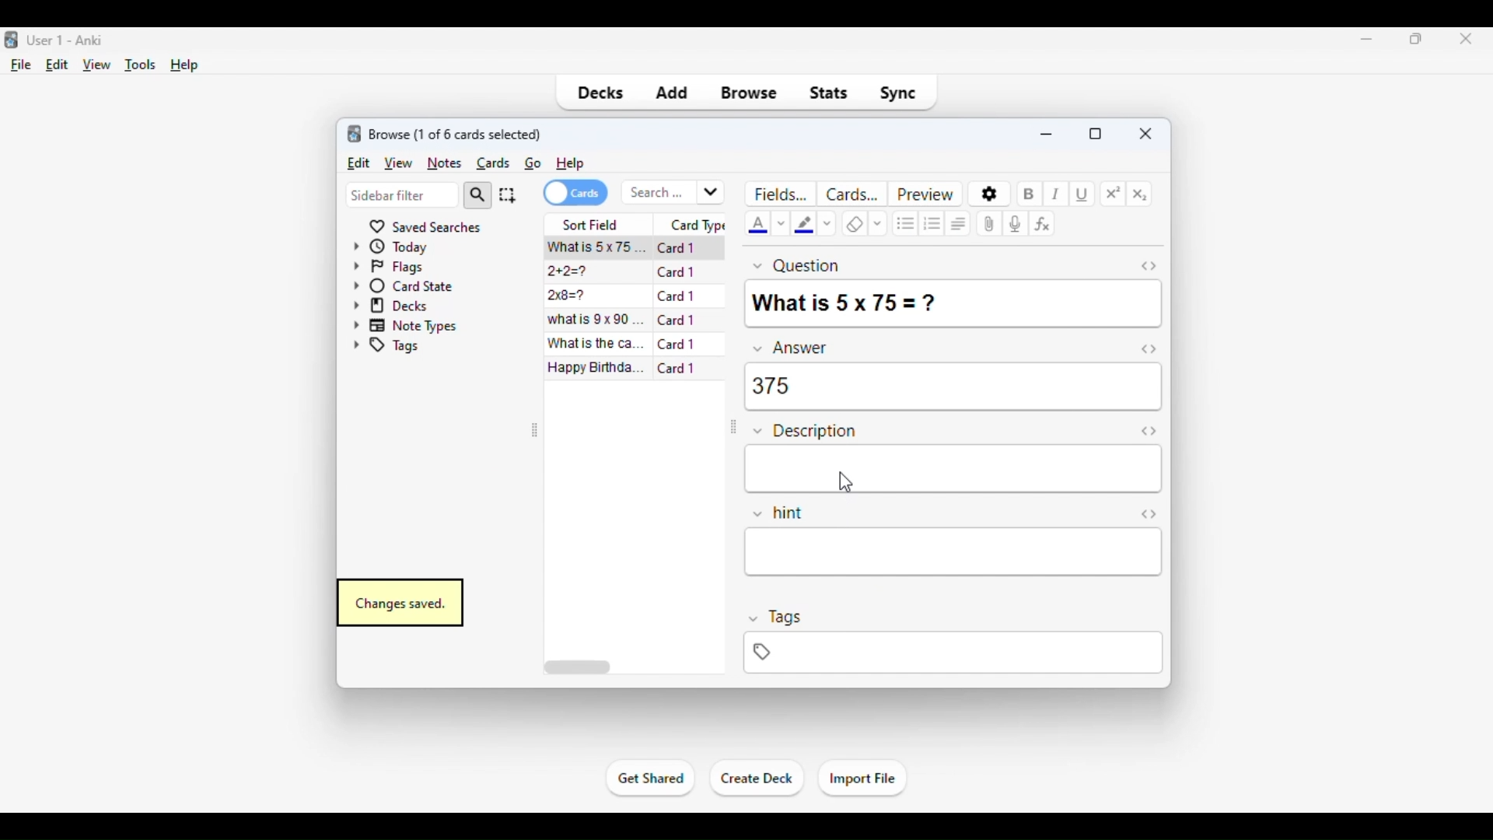 Image resolution: width=1493 pixels, height=840 pixels. I want to click on view, so click(397, 163).